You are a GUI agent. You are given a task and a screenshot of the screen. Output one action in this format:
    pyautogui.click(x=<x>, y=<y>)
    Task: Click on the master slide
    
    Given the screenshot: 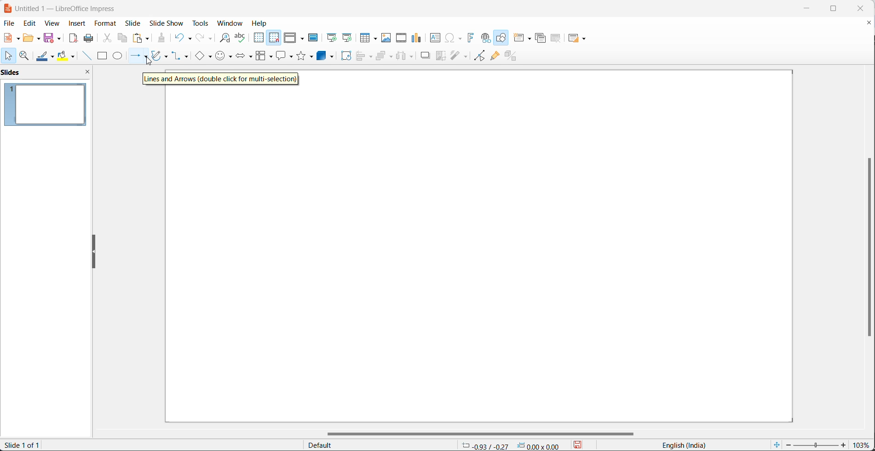 What is the action you would take?
    pyautogui.click(x=314, y=38)
    